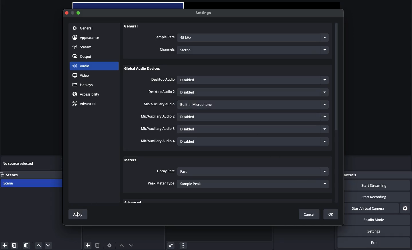  I want to click on Add, so click(5, 245).